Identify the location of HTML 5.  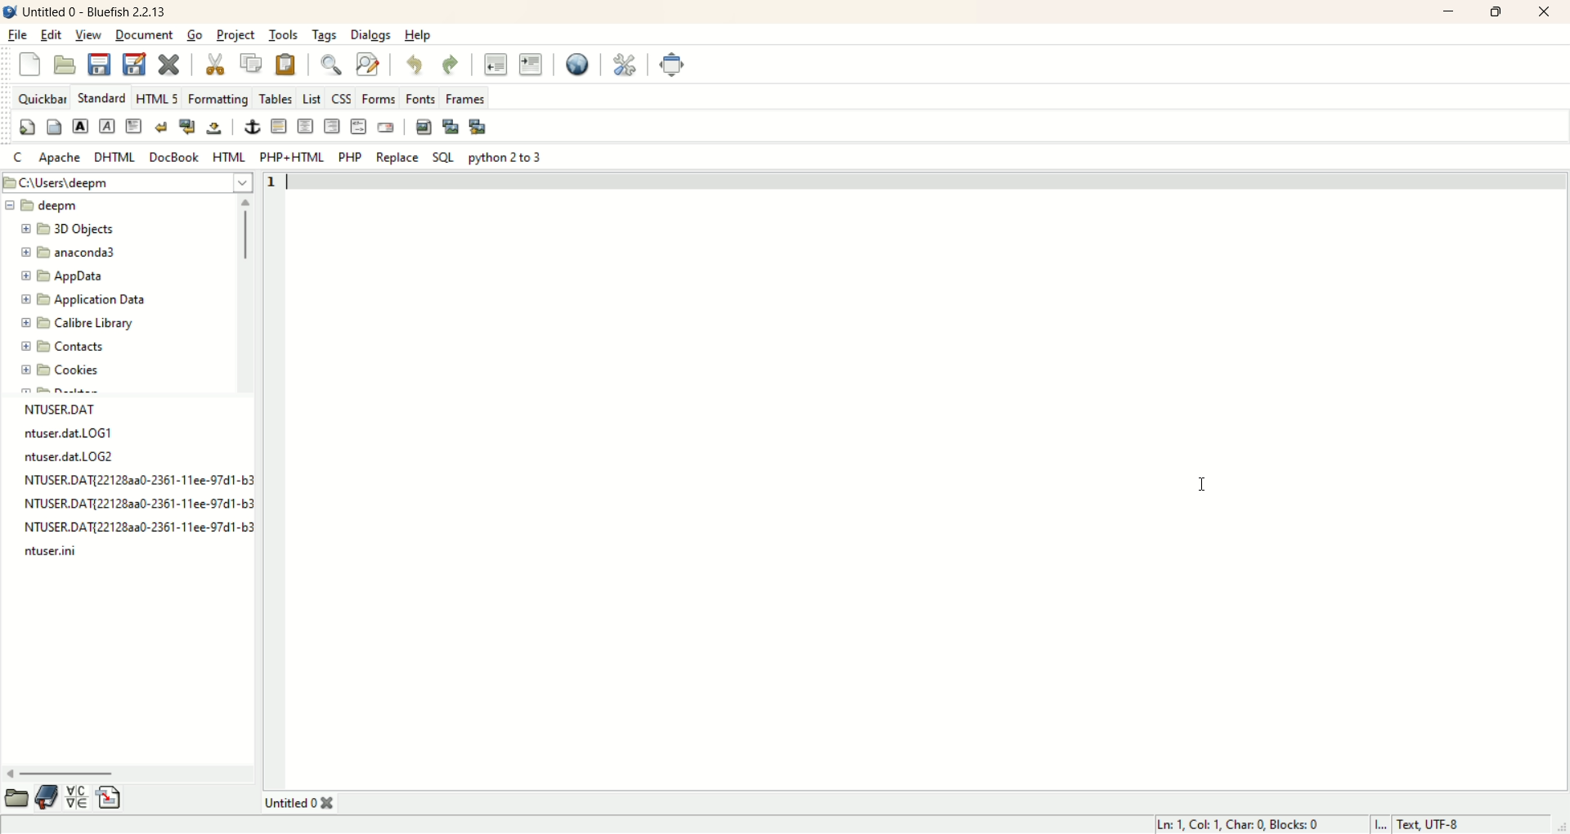
(158, 98).